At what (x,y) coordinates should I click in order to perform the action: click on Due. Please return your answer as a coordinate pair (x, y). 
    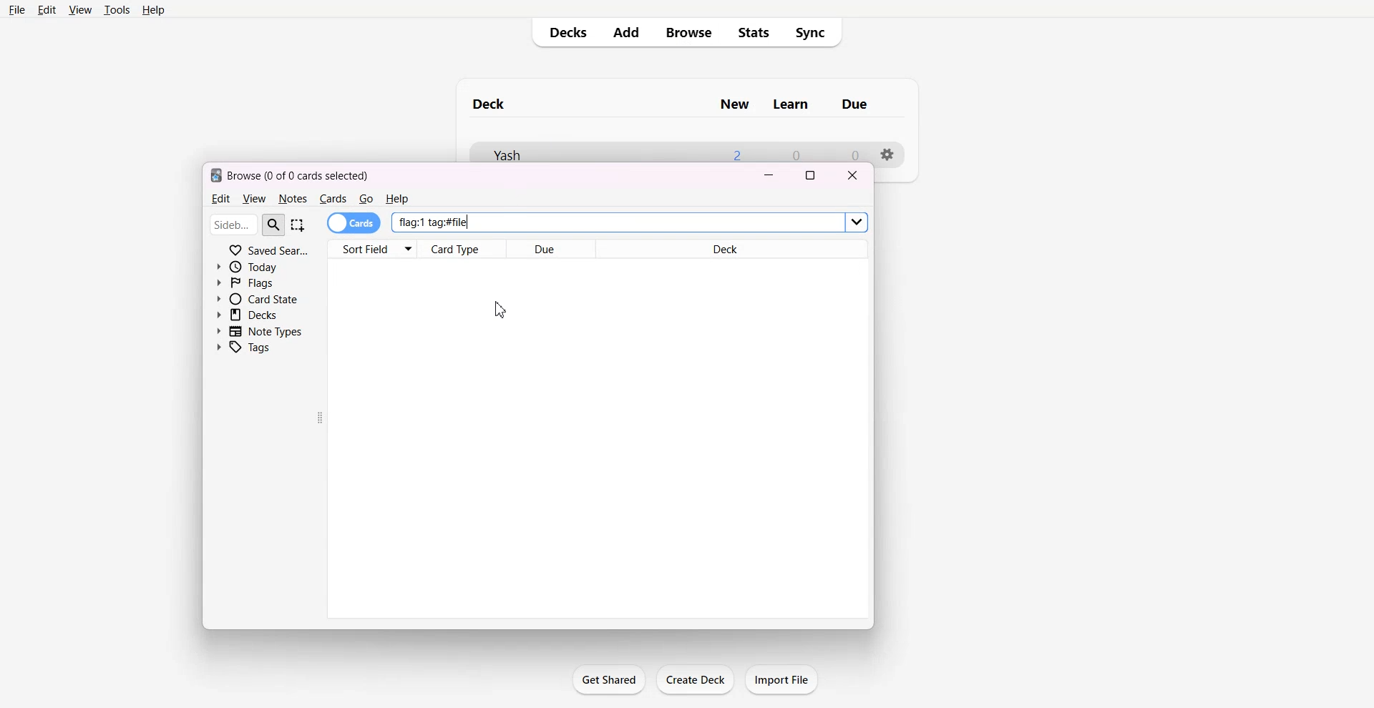
    Looking at the image, I should click on (863, 104).